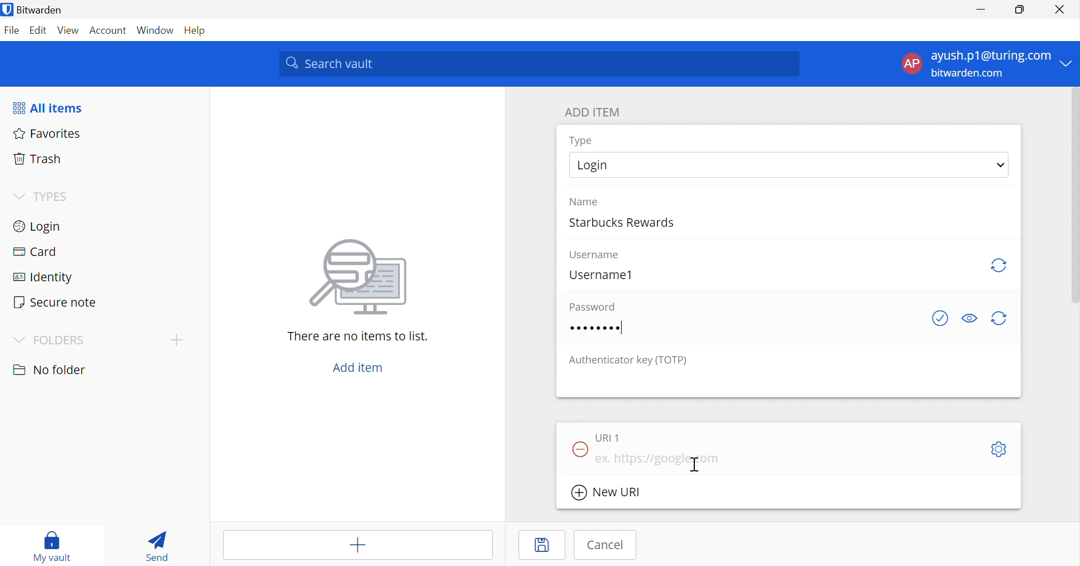 The width and height of the screenshot is (1080, 566). What do you see at coordinates (361, 278) in the screenshot?
I see `Image` at bounding box center [361, 278].